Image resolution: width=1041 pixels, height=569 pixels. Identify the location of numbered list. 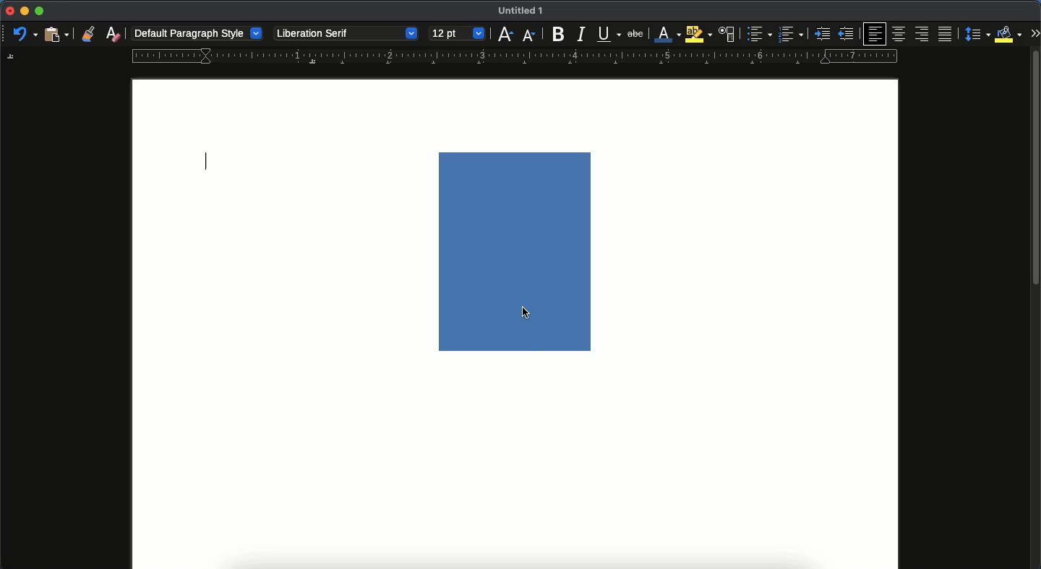
(791, 35).